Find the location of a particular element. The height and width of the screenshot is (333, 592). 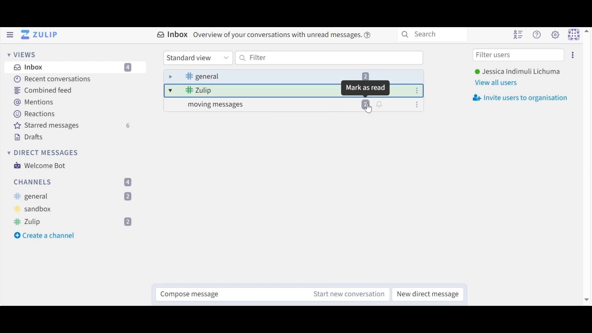

Invite users to organisation is located at coordinates (522, 96).